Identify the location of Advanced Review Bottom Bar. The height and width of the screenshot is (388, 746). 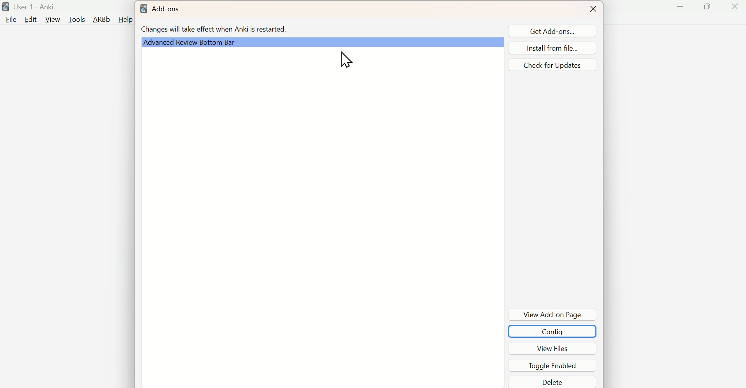
(322, 41).